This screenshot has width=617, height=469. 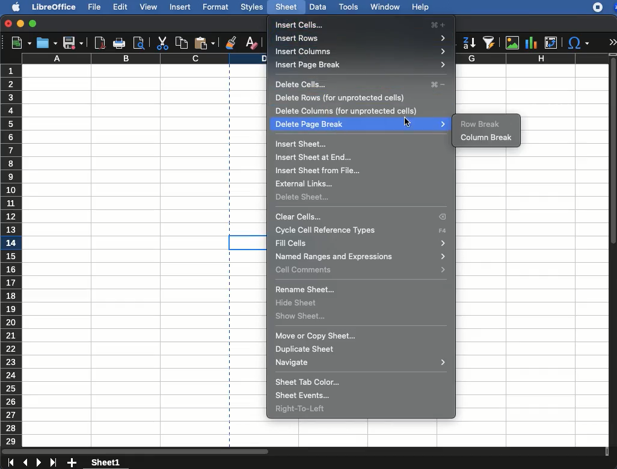 What do you see at coordinates (206, 42) in the screenshot?
I see `paste` at bounding box center [206, 42].